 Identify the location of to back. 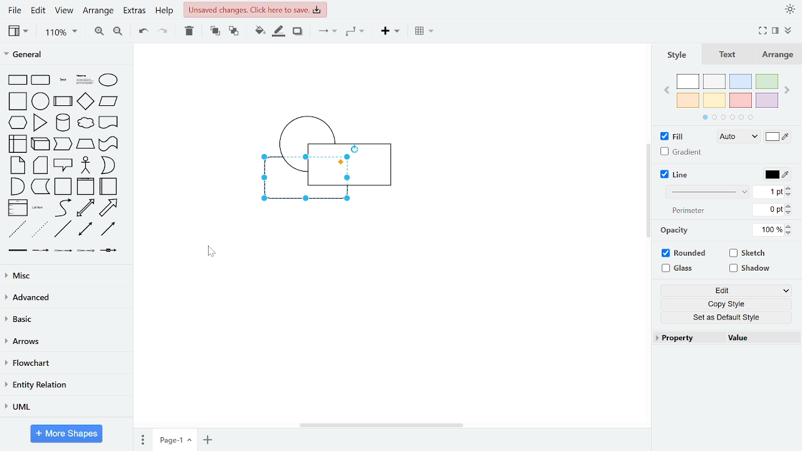
(232, 32).